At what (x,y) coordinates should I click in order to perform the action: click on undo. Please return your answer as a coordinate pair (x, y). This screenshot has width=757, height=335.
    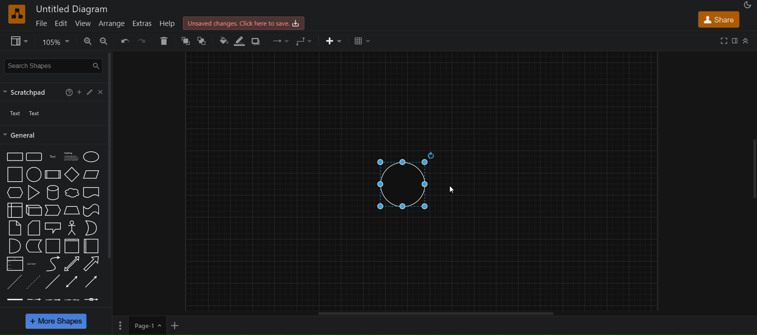
    Looking at the image, I should click on (123, 41).